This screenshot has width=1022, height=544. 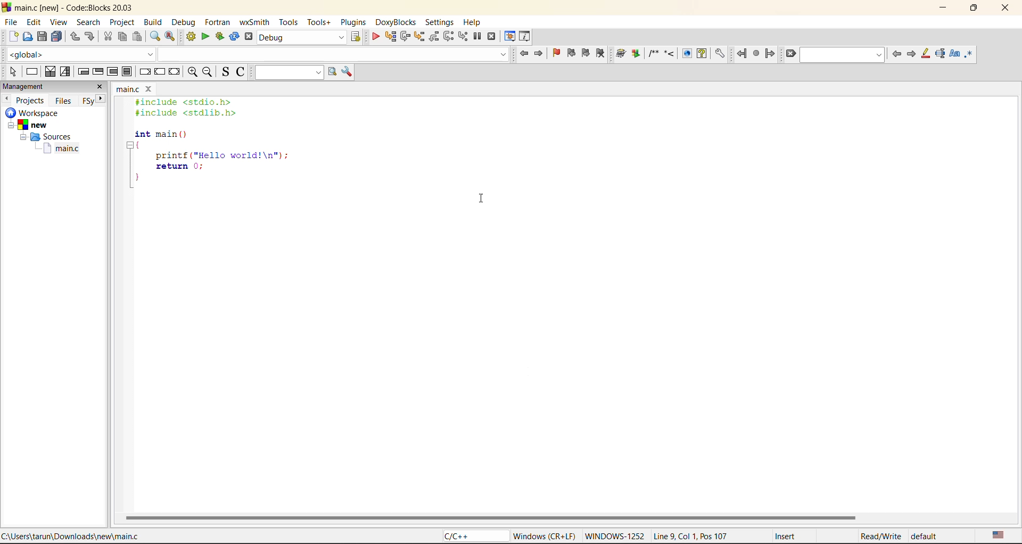 I want to click on build target, so click(x=300, y=37).